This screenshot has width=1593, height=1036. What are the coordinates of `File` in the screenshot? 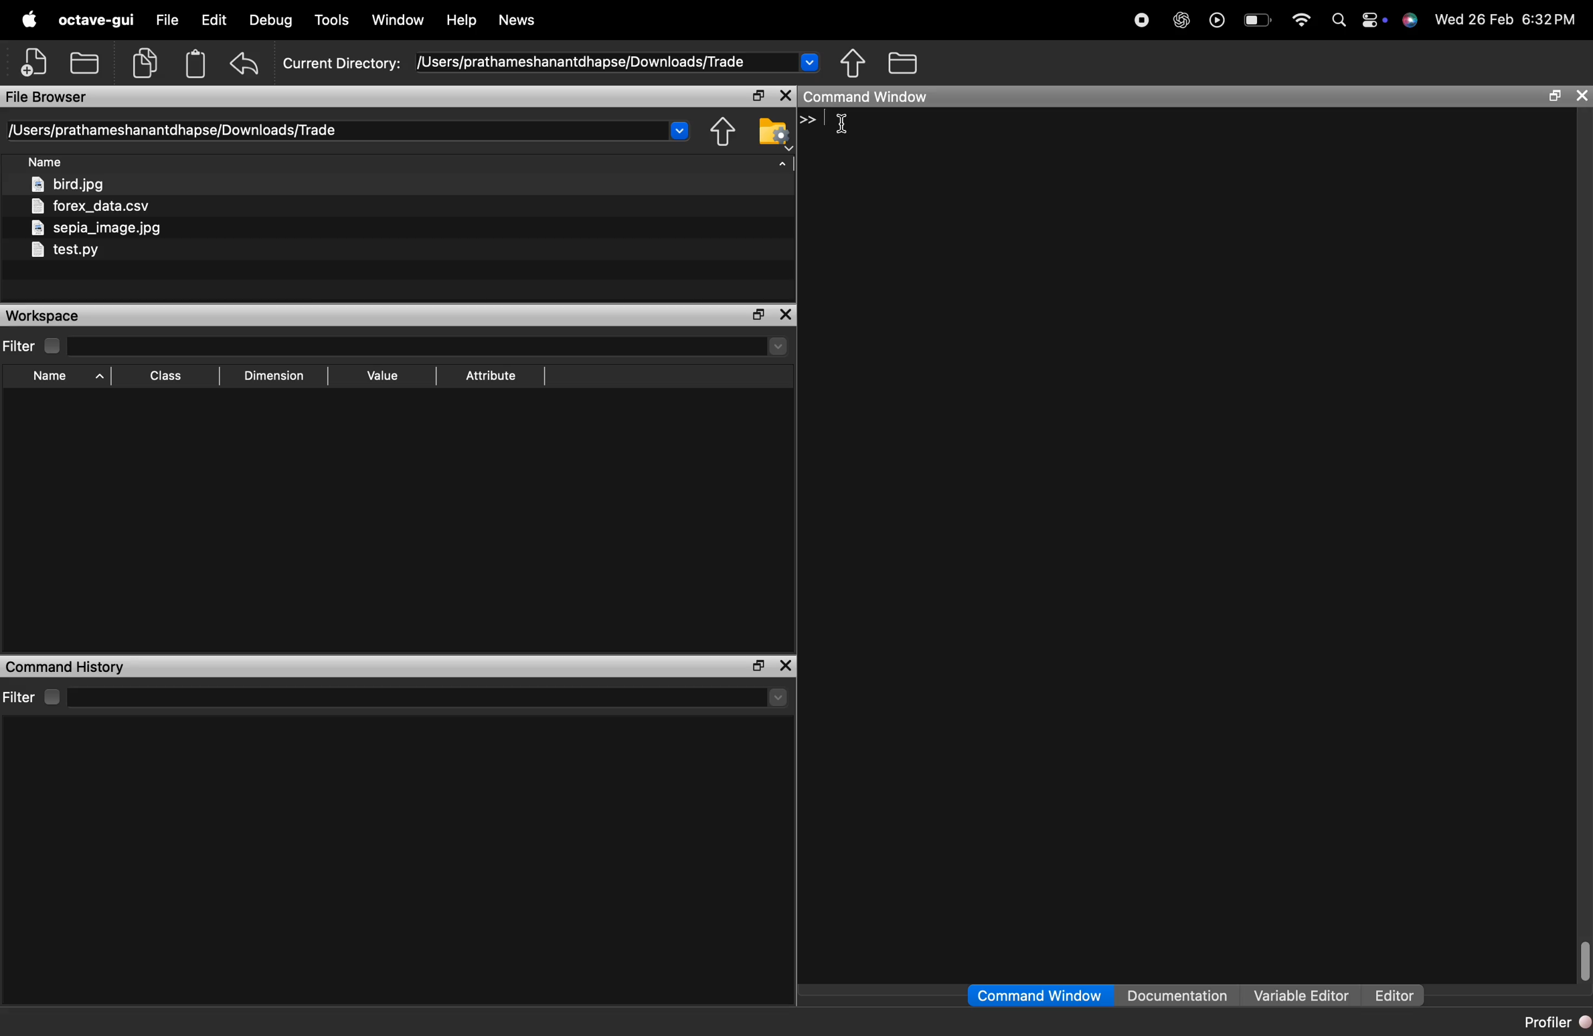 It's located at (165, 21).